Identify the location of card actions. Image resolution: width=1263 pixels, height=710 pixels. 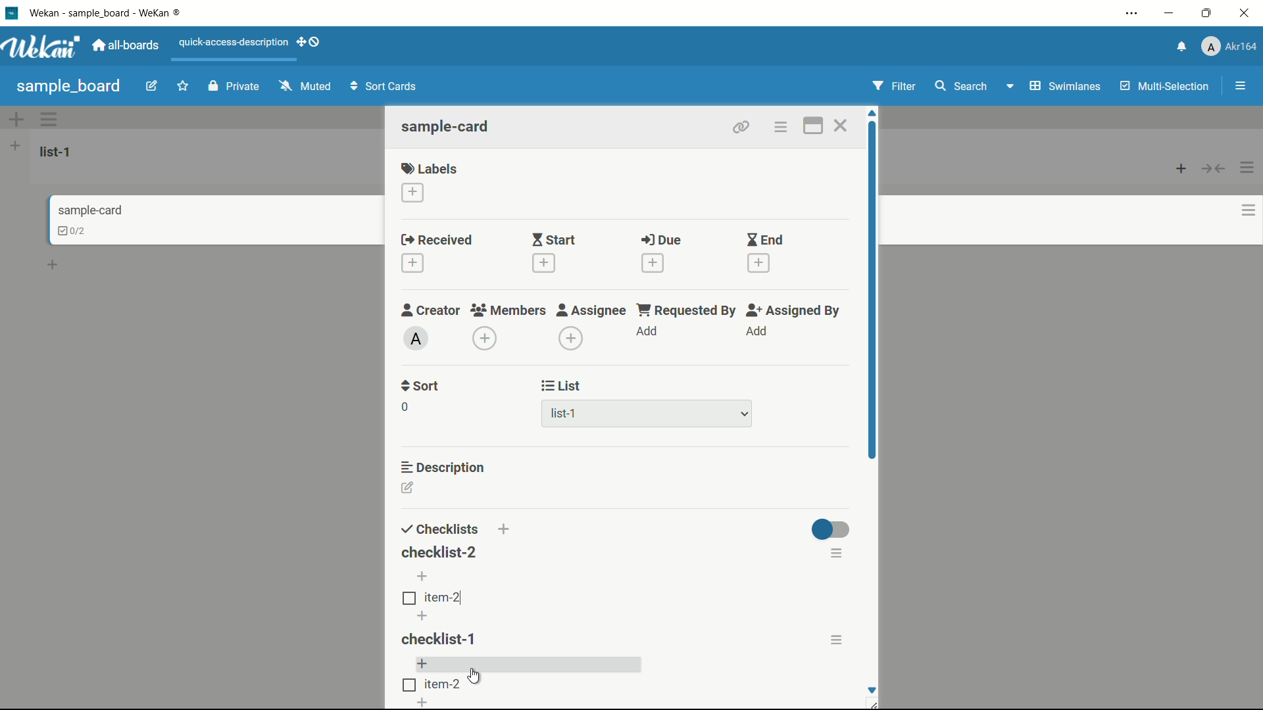
(780, 128).